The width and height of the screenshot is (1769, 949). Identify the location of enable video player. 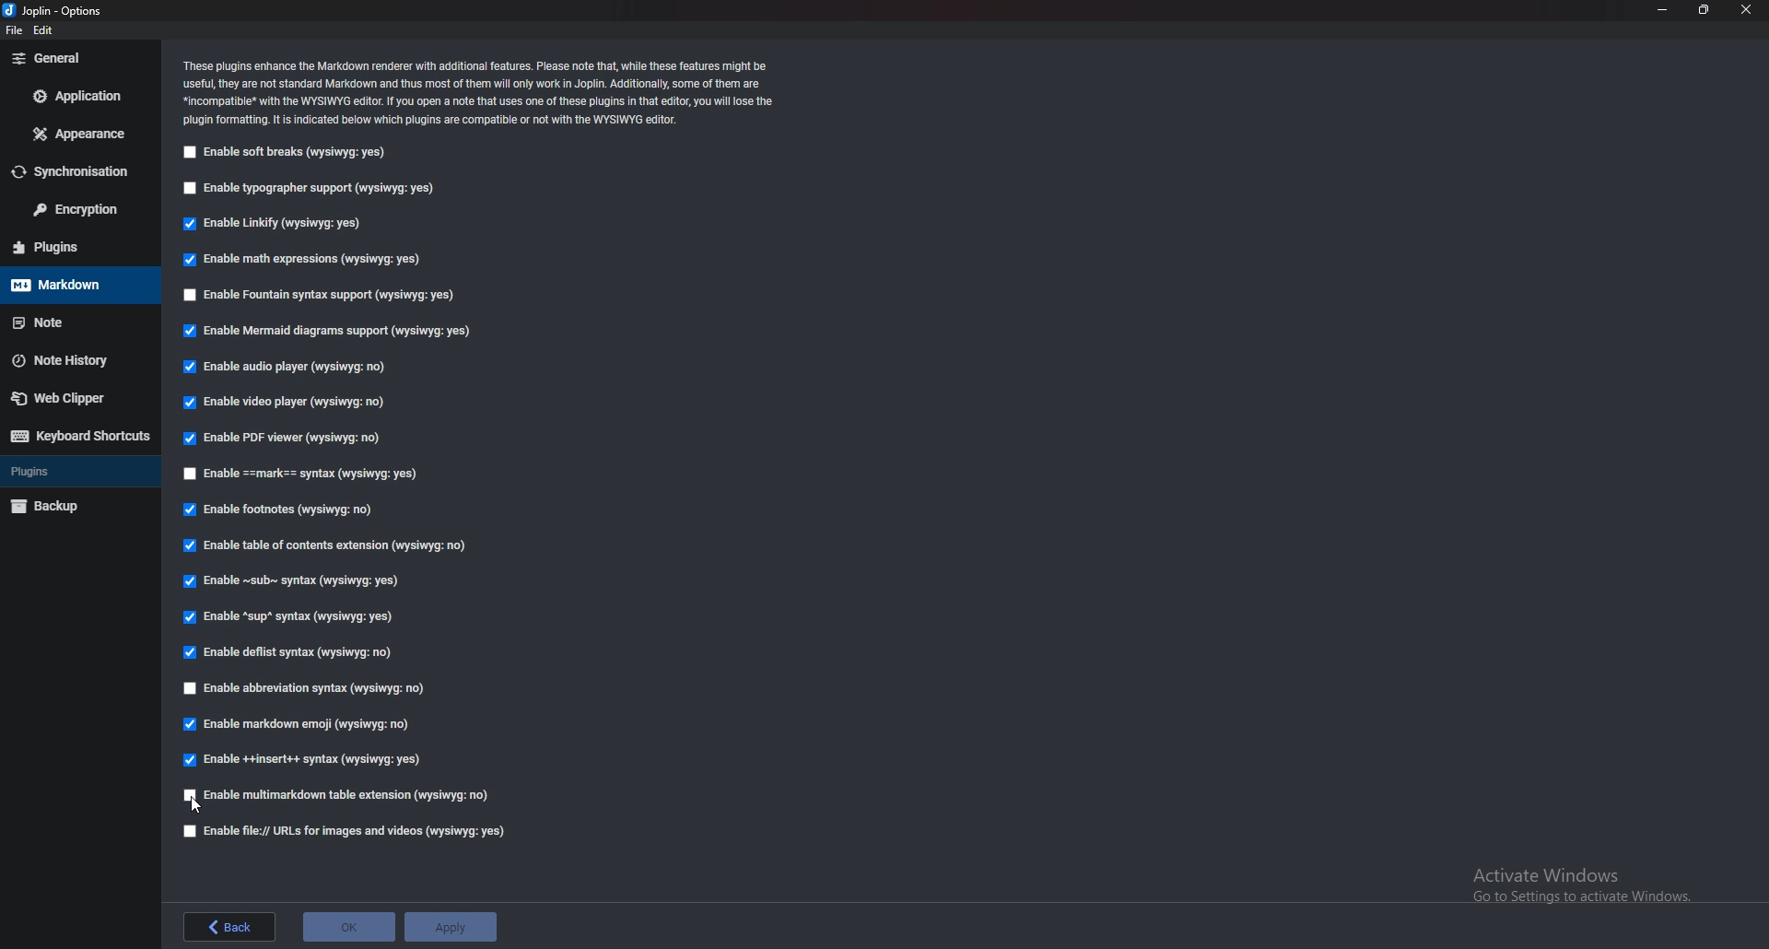
(284, 403).